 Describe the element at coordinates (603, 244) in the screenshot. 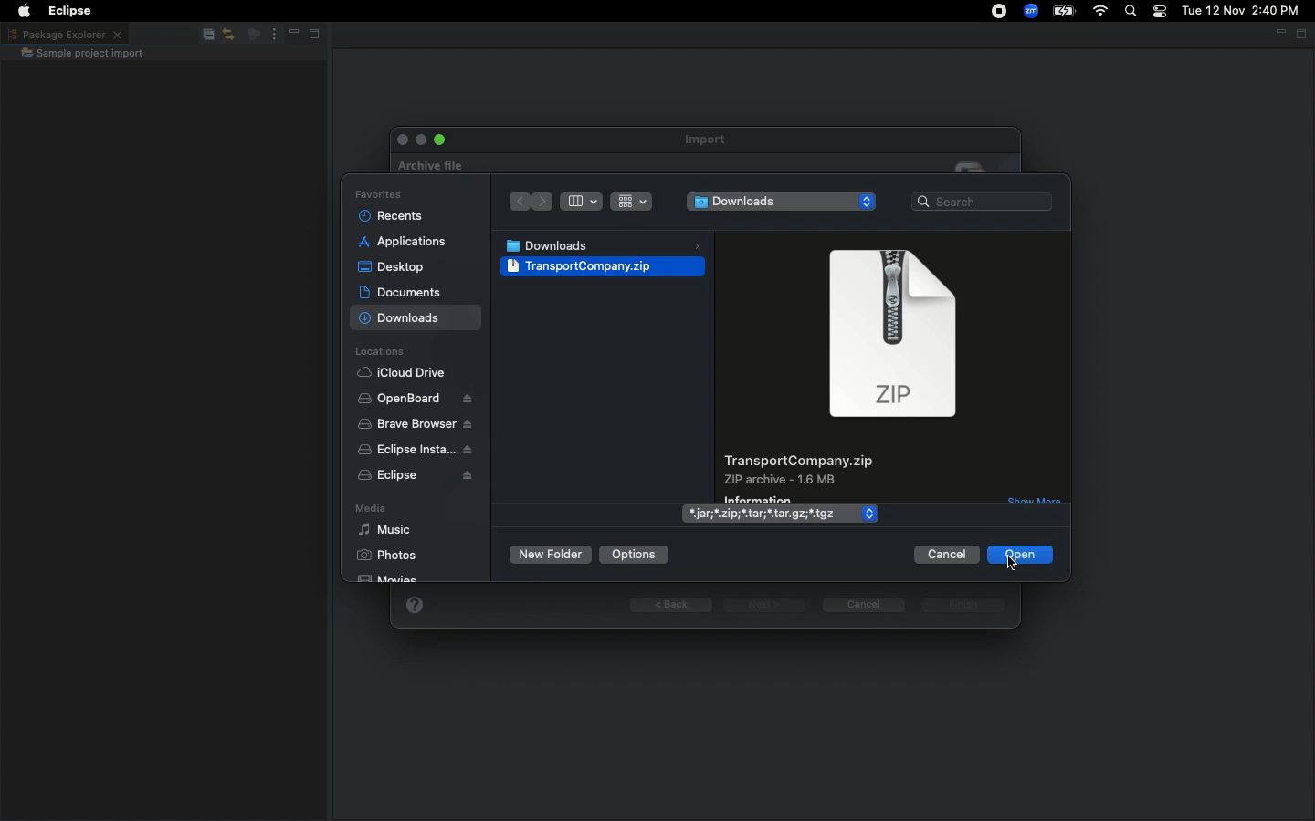

I see `Downloads` at that location.